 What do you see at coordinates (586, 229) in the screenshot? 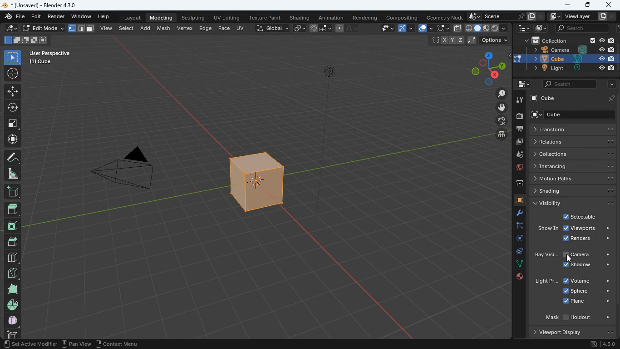
I see `view ports` at bounding box center [586, 229].